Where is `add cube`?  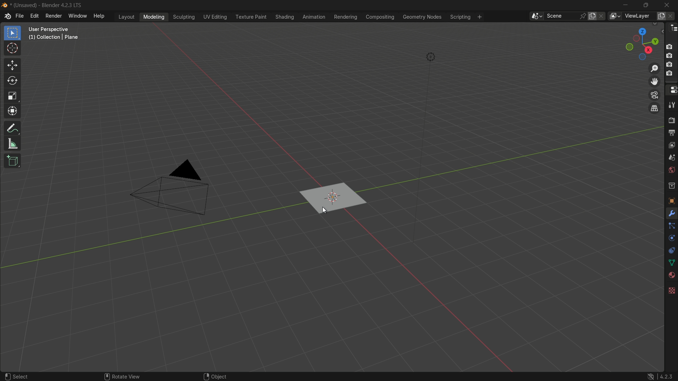 add cube is located at coordinates (13, 162).